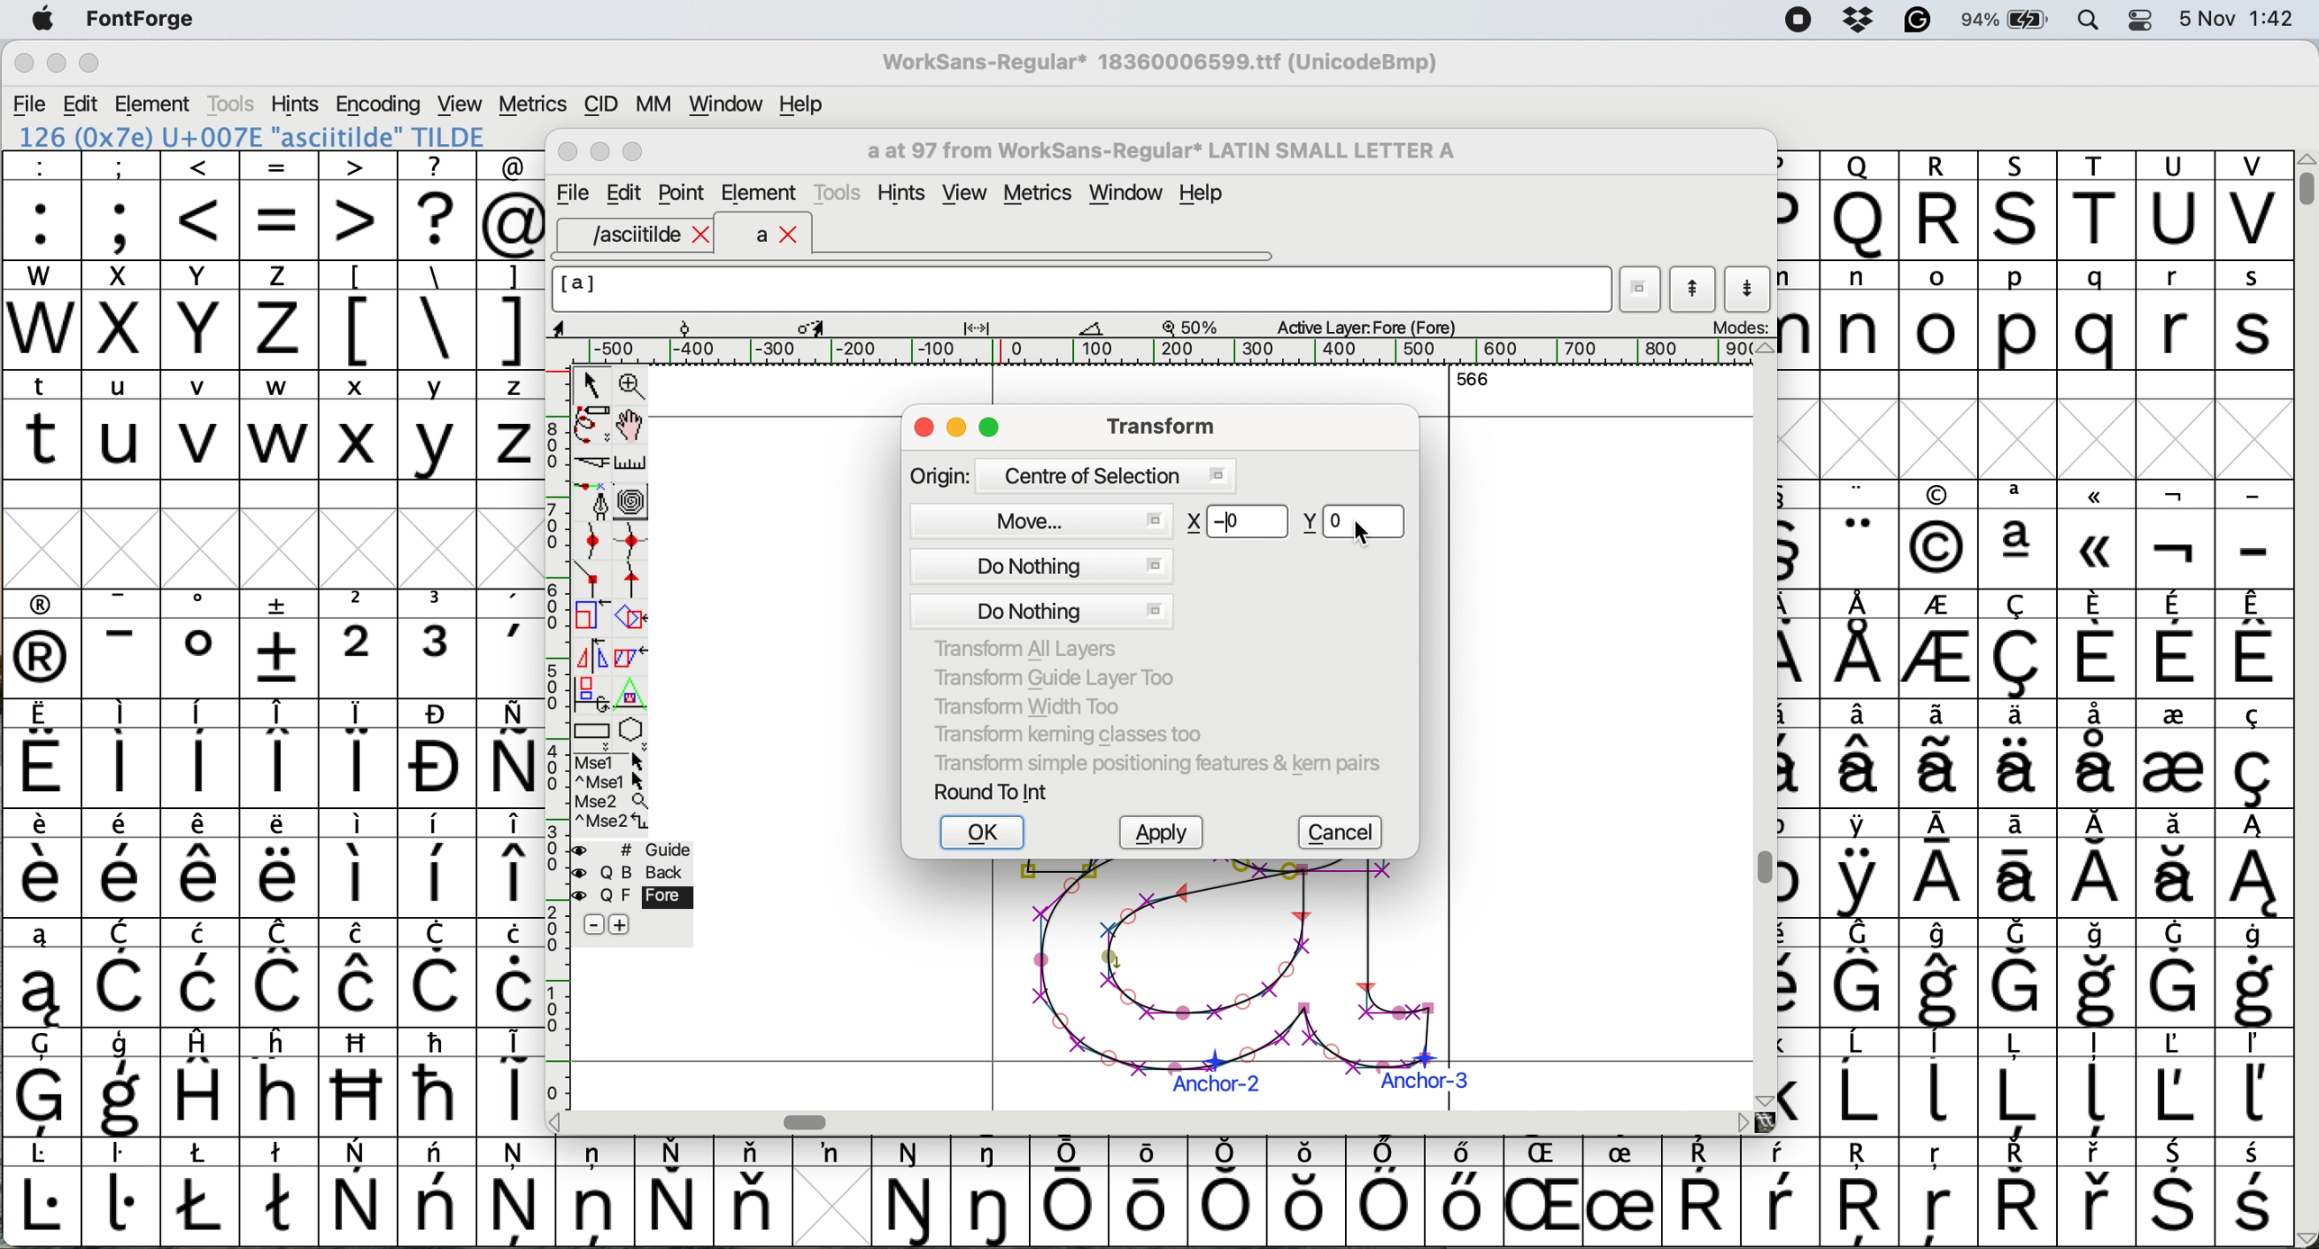  Describe the element at coordinates (254, 136) in the screenshot. I see `126 (0x7e) U+007E "asciitilde" TILDE` at that location.